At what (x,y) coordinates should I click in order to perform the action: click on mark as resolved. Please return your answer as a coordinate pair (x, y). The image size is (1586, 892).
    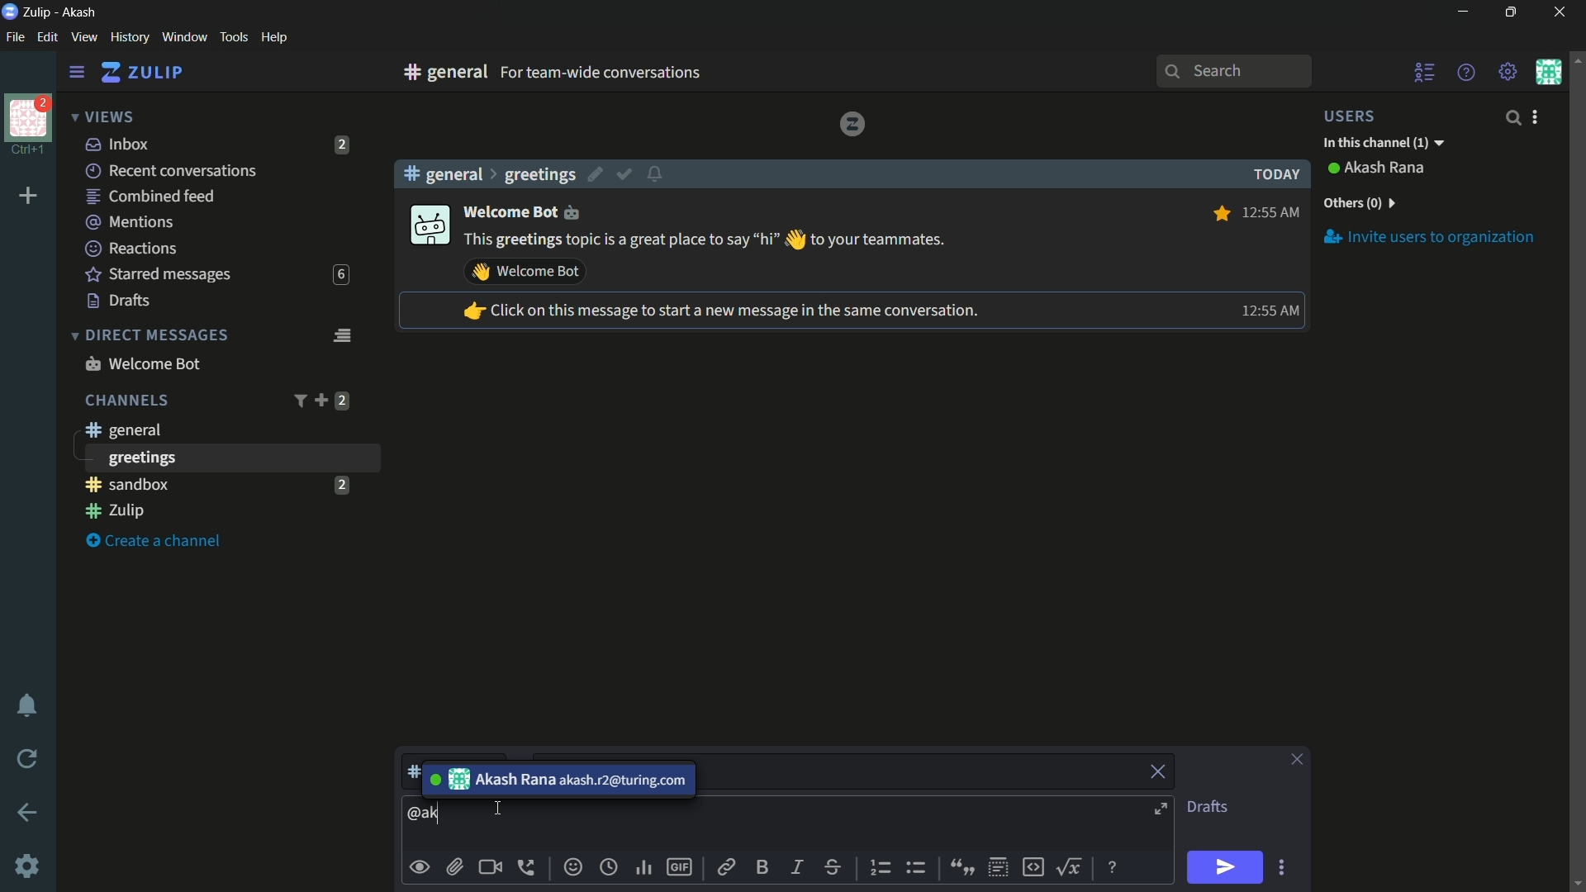
    Looking at the image, I should click on (626, 175).